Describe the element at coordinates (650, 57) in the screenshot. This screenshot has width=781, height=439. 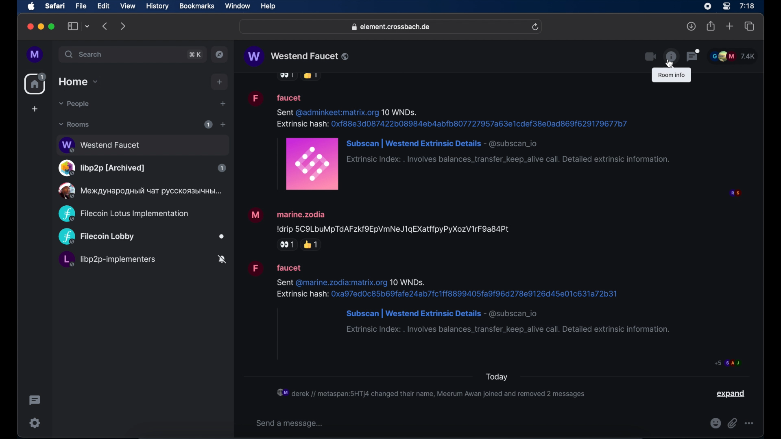
I see `video call` at that location.